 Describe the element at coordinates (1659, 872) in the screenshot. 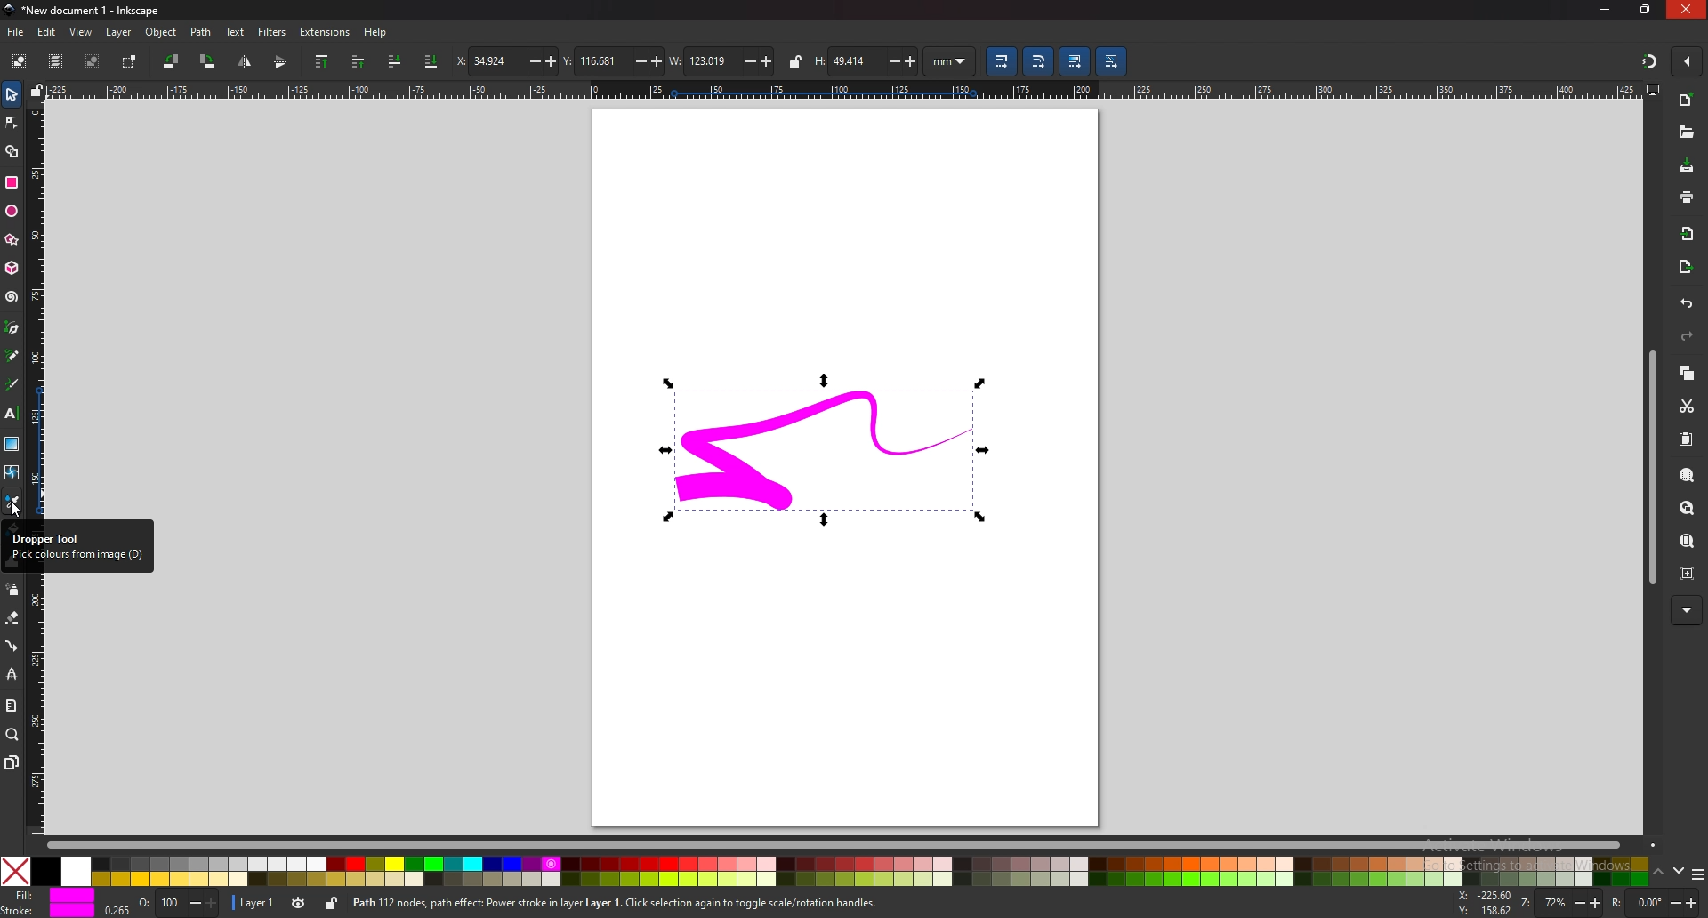

I see `up` at that location.